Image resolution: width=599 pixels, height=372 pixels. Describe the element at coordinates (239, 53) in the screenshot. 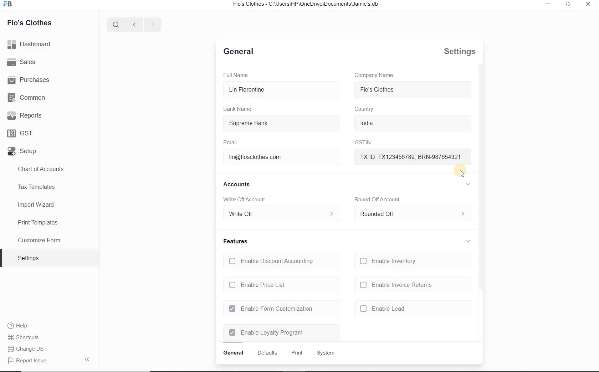

I see `general` at that location.